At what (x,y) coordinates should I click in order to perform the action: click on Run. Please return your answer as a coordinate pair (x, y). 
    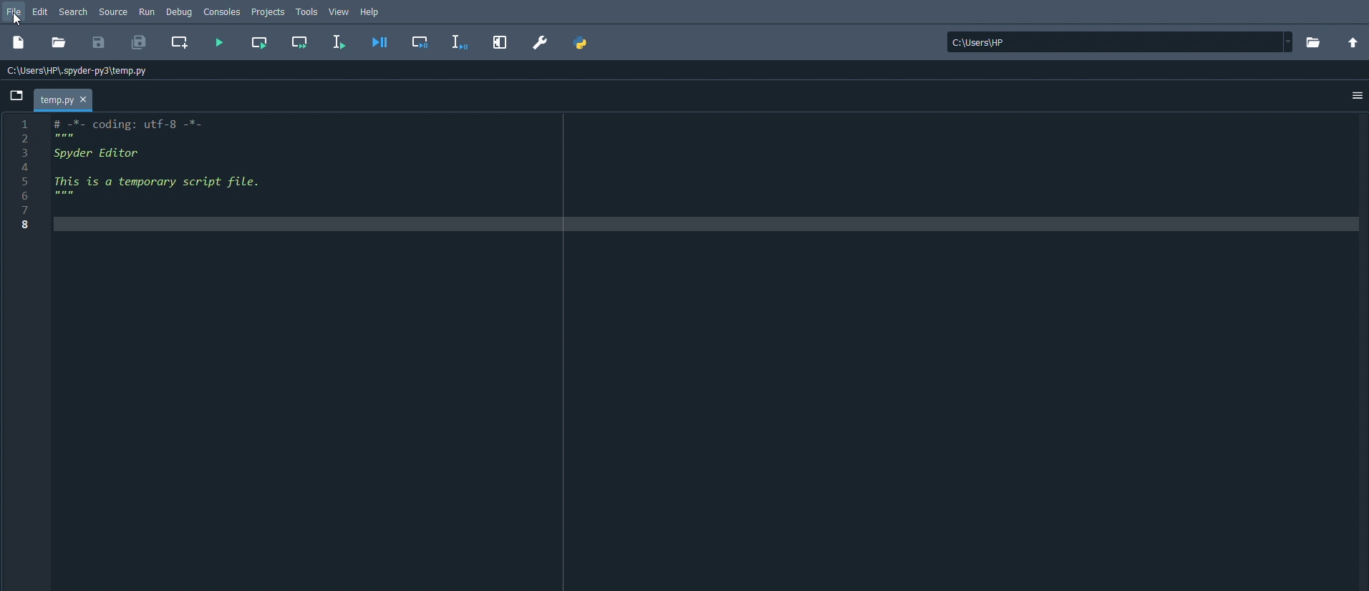
    Looking at the image, I should click on (147, 11).